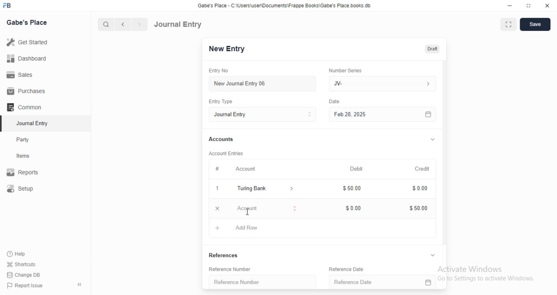 The width and height of the screenshot is (557, 295). Describe the element at coordinates (230, 153) in the screenshot. I see `‘Account Entries.` at that location.